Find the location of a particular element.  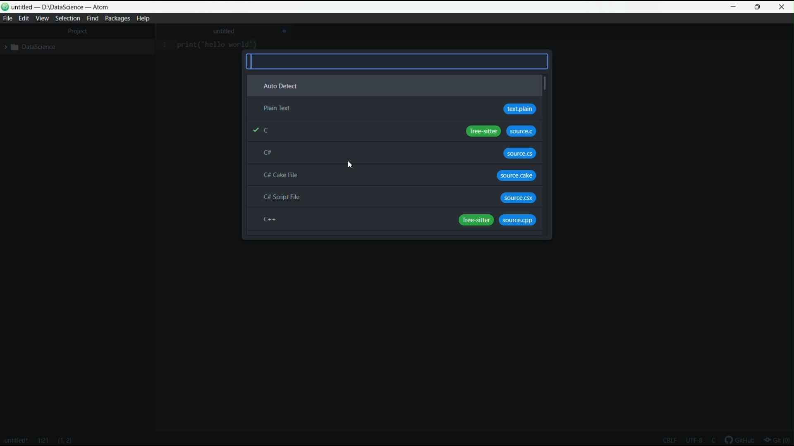

c is located at coordinates (268, 130).